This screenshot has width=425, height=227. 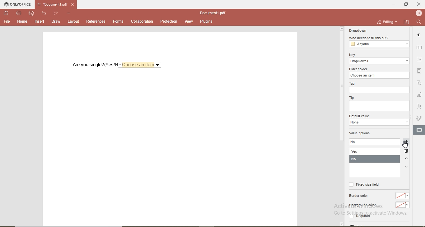 What do you see at coordinates (419, 13) in the screenshot?
I see `profile` at bounding box center [419, 13].